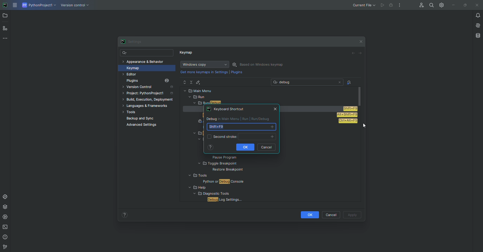 This screenshot has width=483, height=252. Describe the element at coordinates (268, 97) in the screenshot. I see `RUN` at that location.